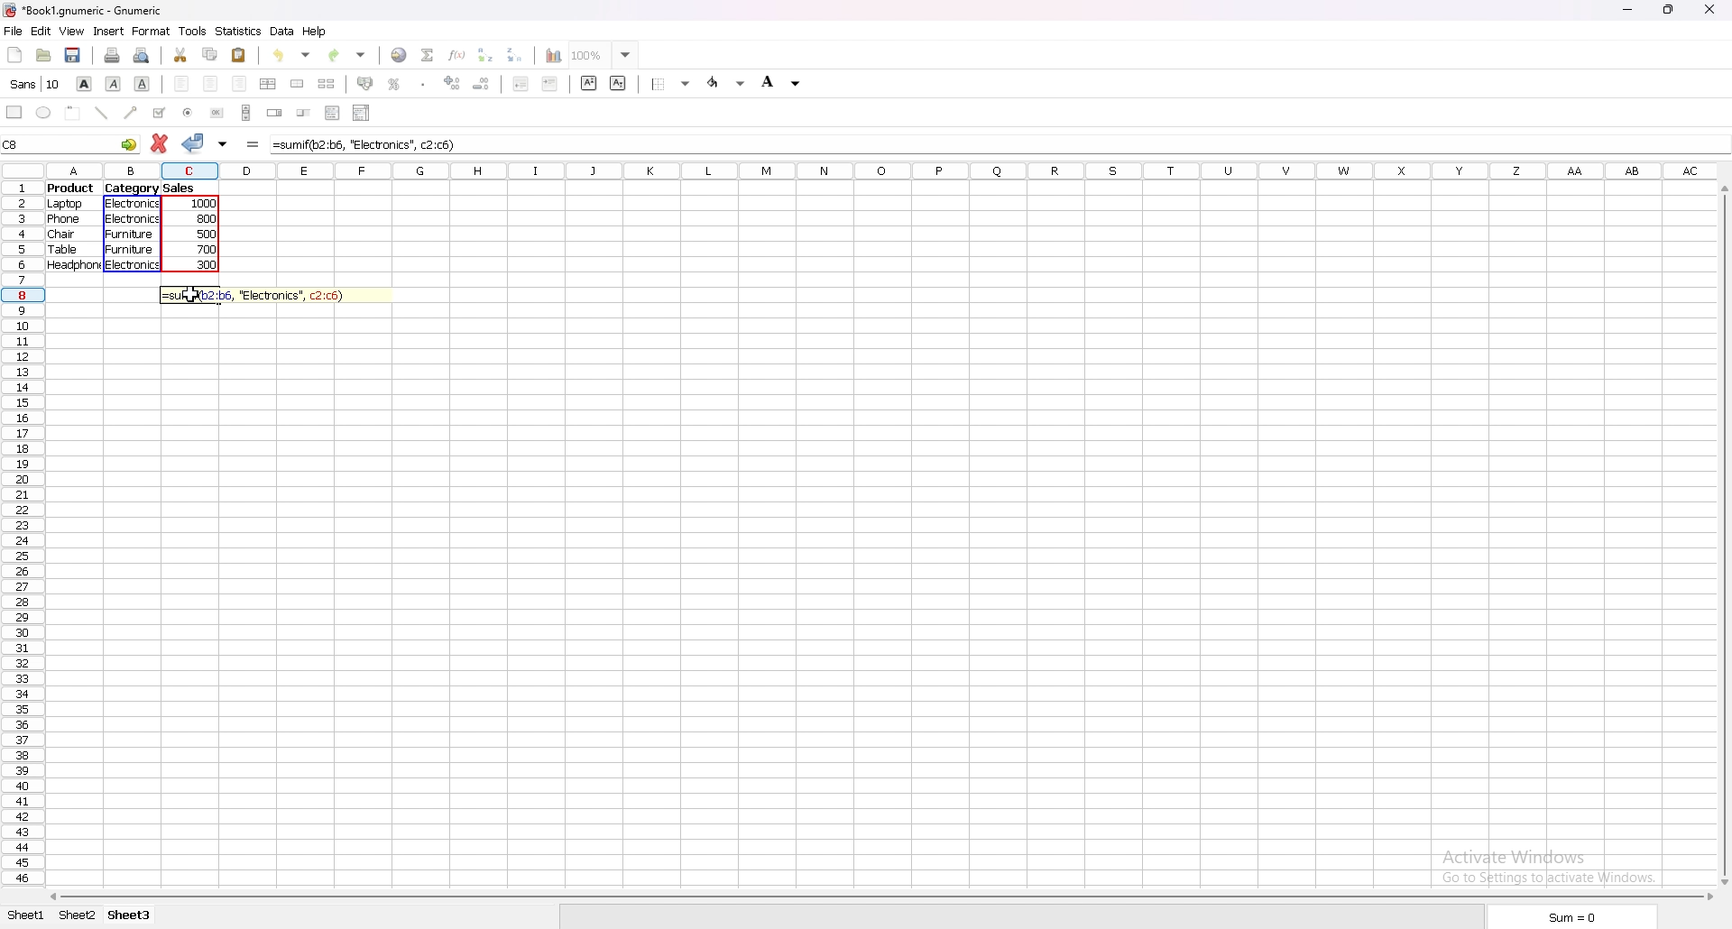 This screenshot has width=1732, height=929. What do you see at coordinates (64, 249) in the screenshot?
I see `table` at bounding box center [64, 249].